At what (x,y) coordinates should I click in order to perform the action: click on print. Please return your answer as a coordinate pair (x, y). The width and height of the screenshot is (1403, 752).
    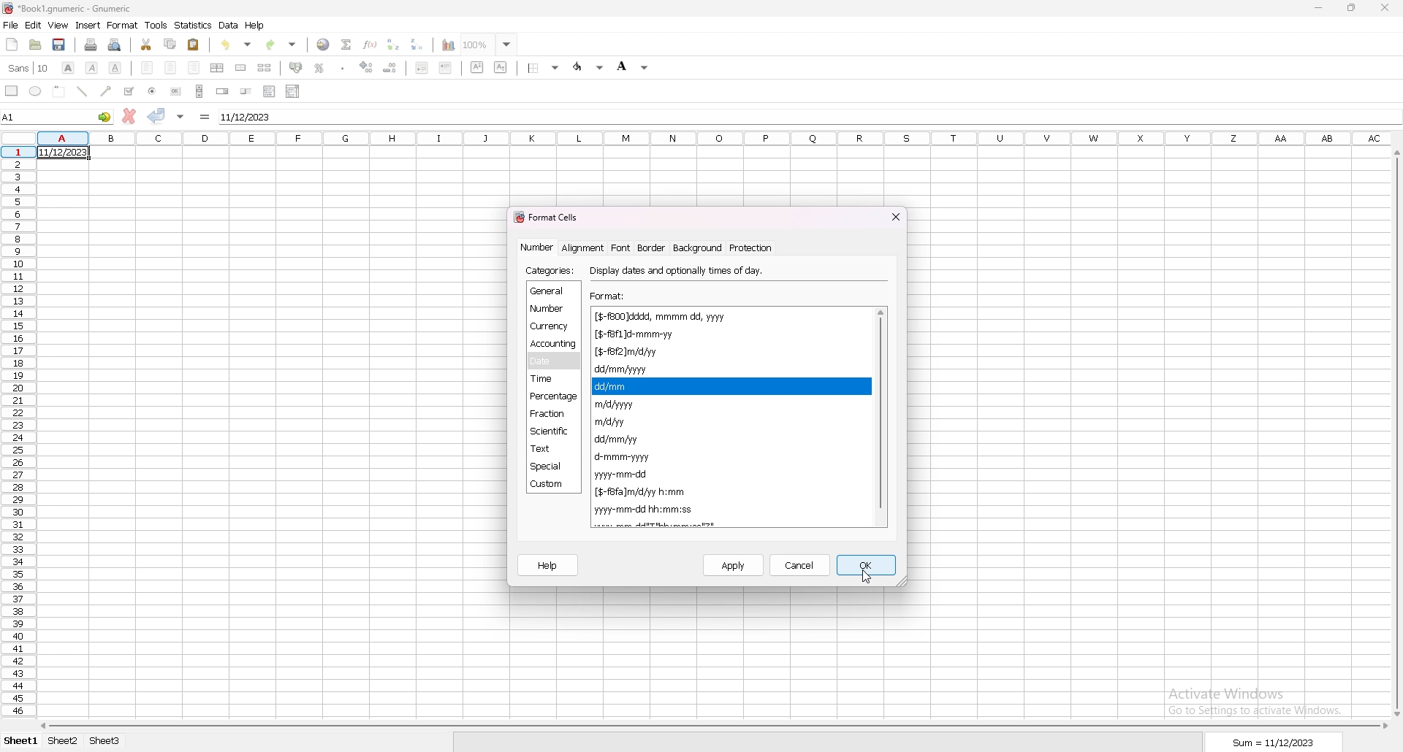
    Looking at the image, I should click on (91, 45).